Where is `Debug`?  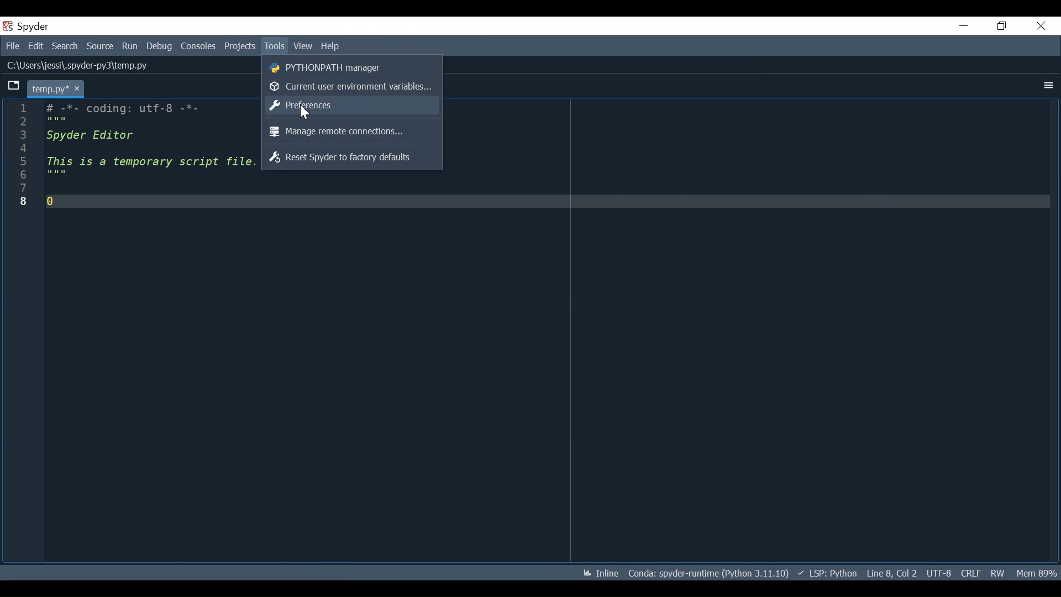 Debug is located at coordinates (159, 46).